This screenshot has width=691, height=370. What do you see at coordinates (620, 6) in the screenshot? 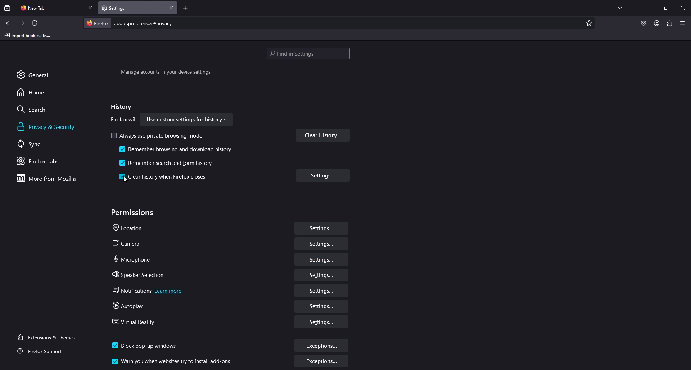
I see `list all tabs` at bounding box center [620, 6].